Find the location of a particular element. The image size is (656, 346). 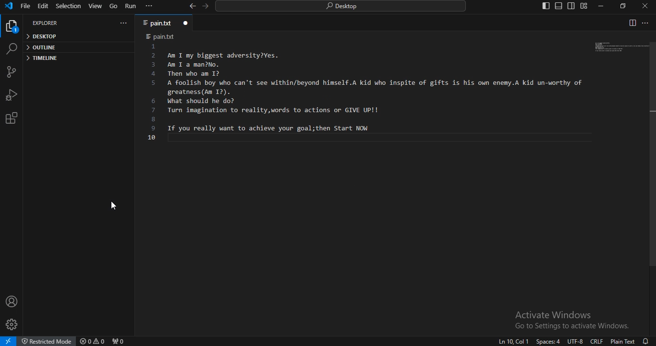

minimize is located at coordinates (600, 6).